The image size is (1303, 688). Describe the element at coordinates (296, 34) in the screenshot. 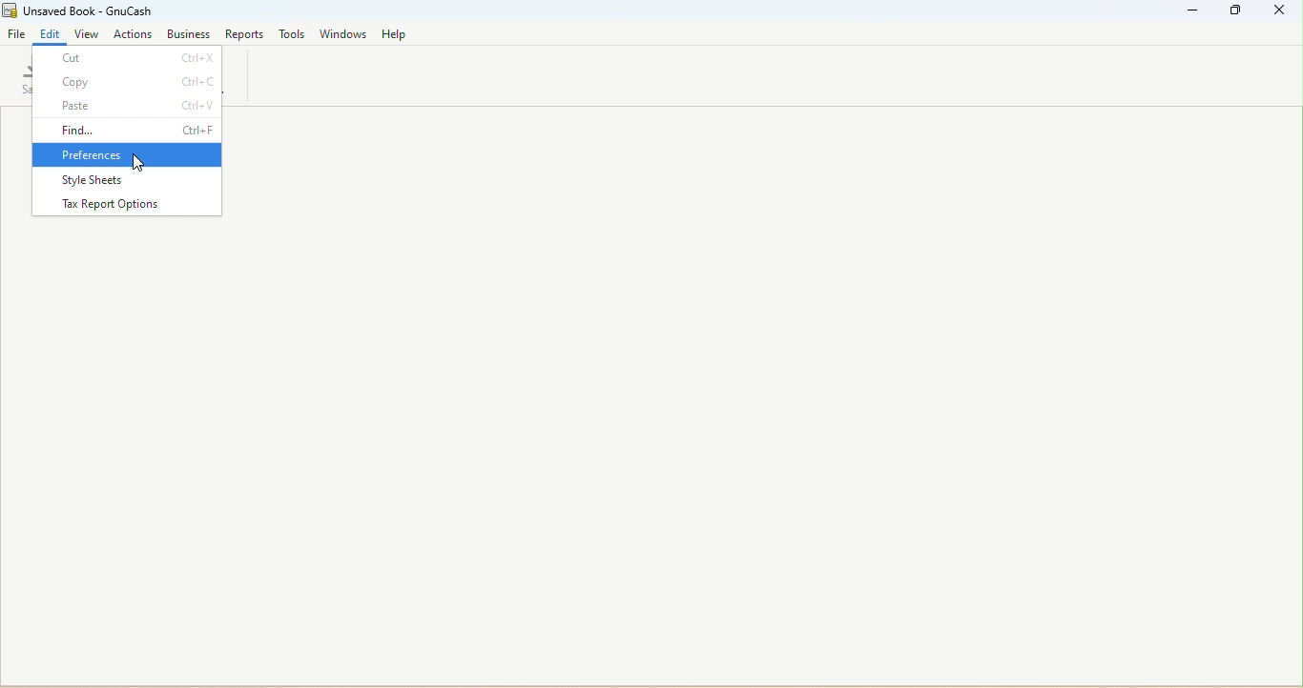

I see `Tools` at that location.